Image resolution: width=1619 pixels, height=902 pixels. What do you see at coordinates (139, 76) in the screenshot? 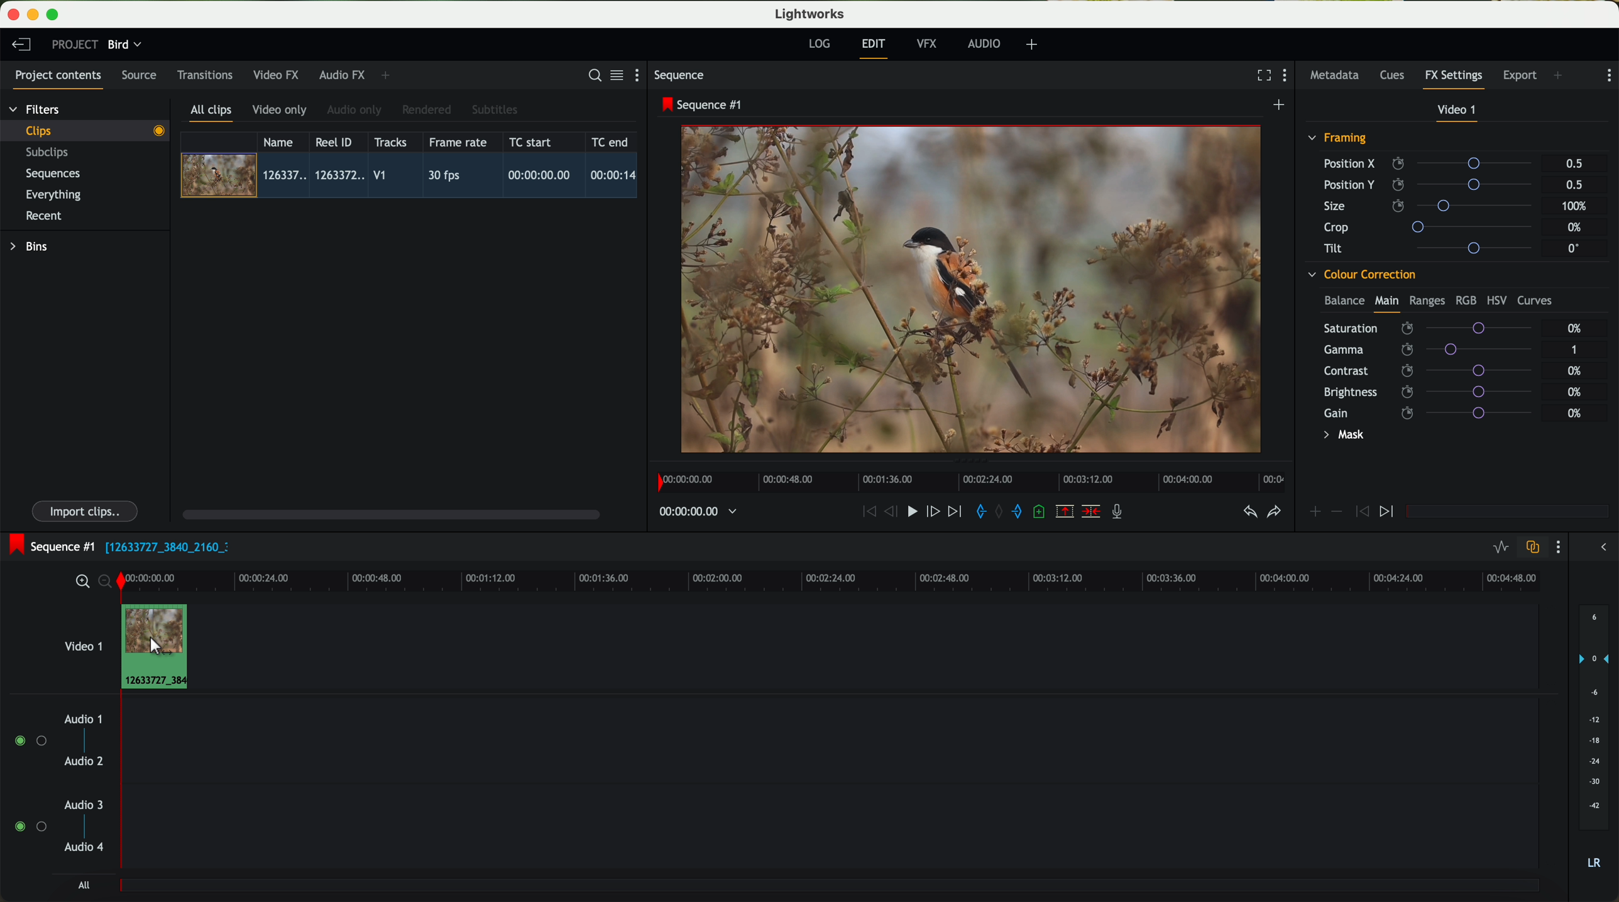
I see `source` at bounding box center [139, 76].